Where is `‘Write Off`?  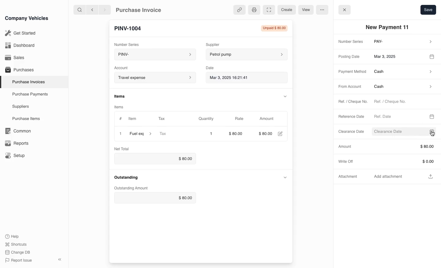
‘Write Off is located at coordinates (348, 161).